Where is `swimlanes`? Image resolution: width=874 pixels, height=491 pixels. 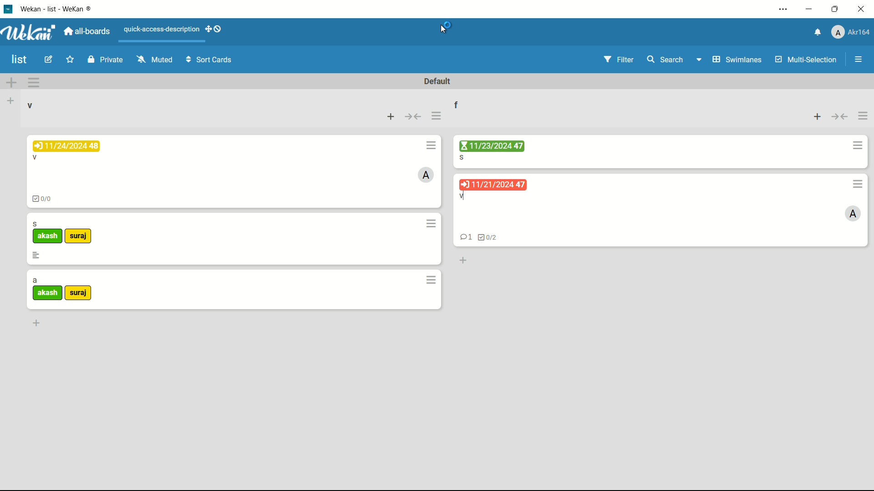
swimlanes is located at coordinates (738, 60).